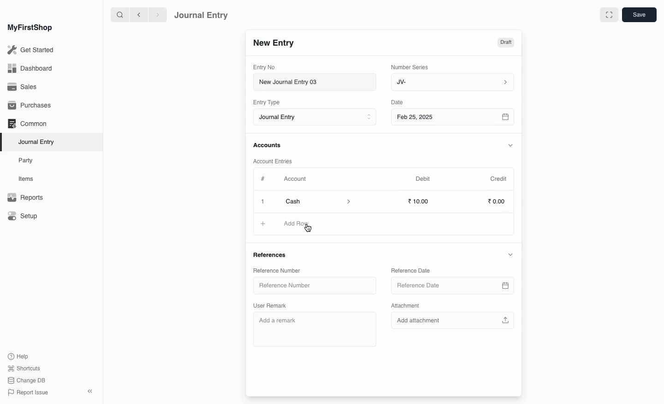 Image resolution: width=664 pixels, height=404 pixels. What do you see at coordinates (278, 271) in the screenshot?
I see `Reference Number` at bounding box center [278, 271].